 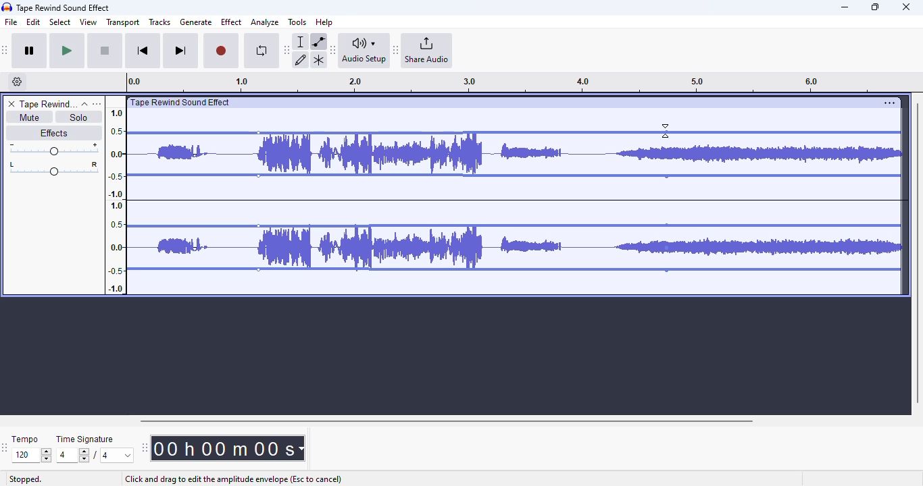 What do you see at coordinates (364, 50) in the screenshot?
I see `audio setup` at bounding box center [364, 50].